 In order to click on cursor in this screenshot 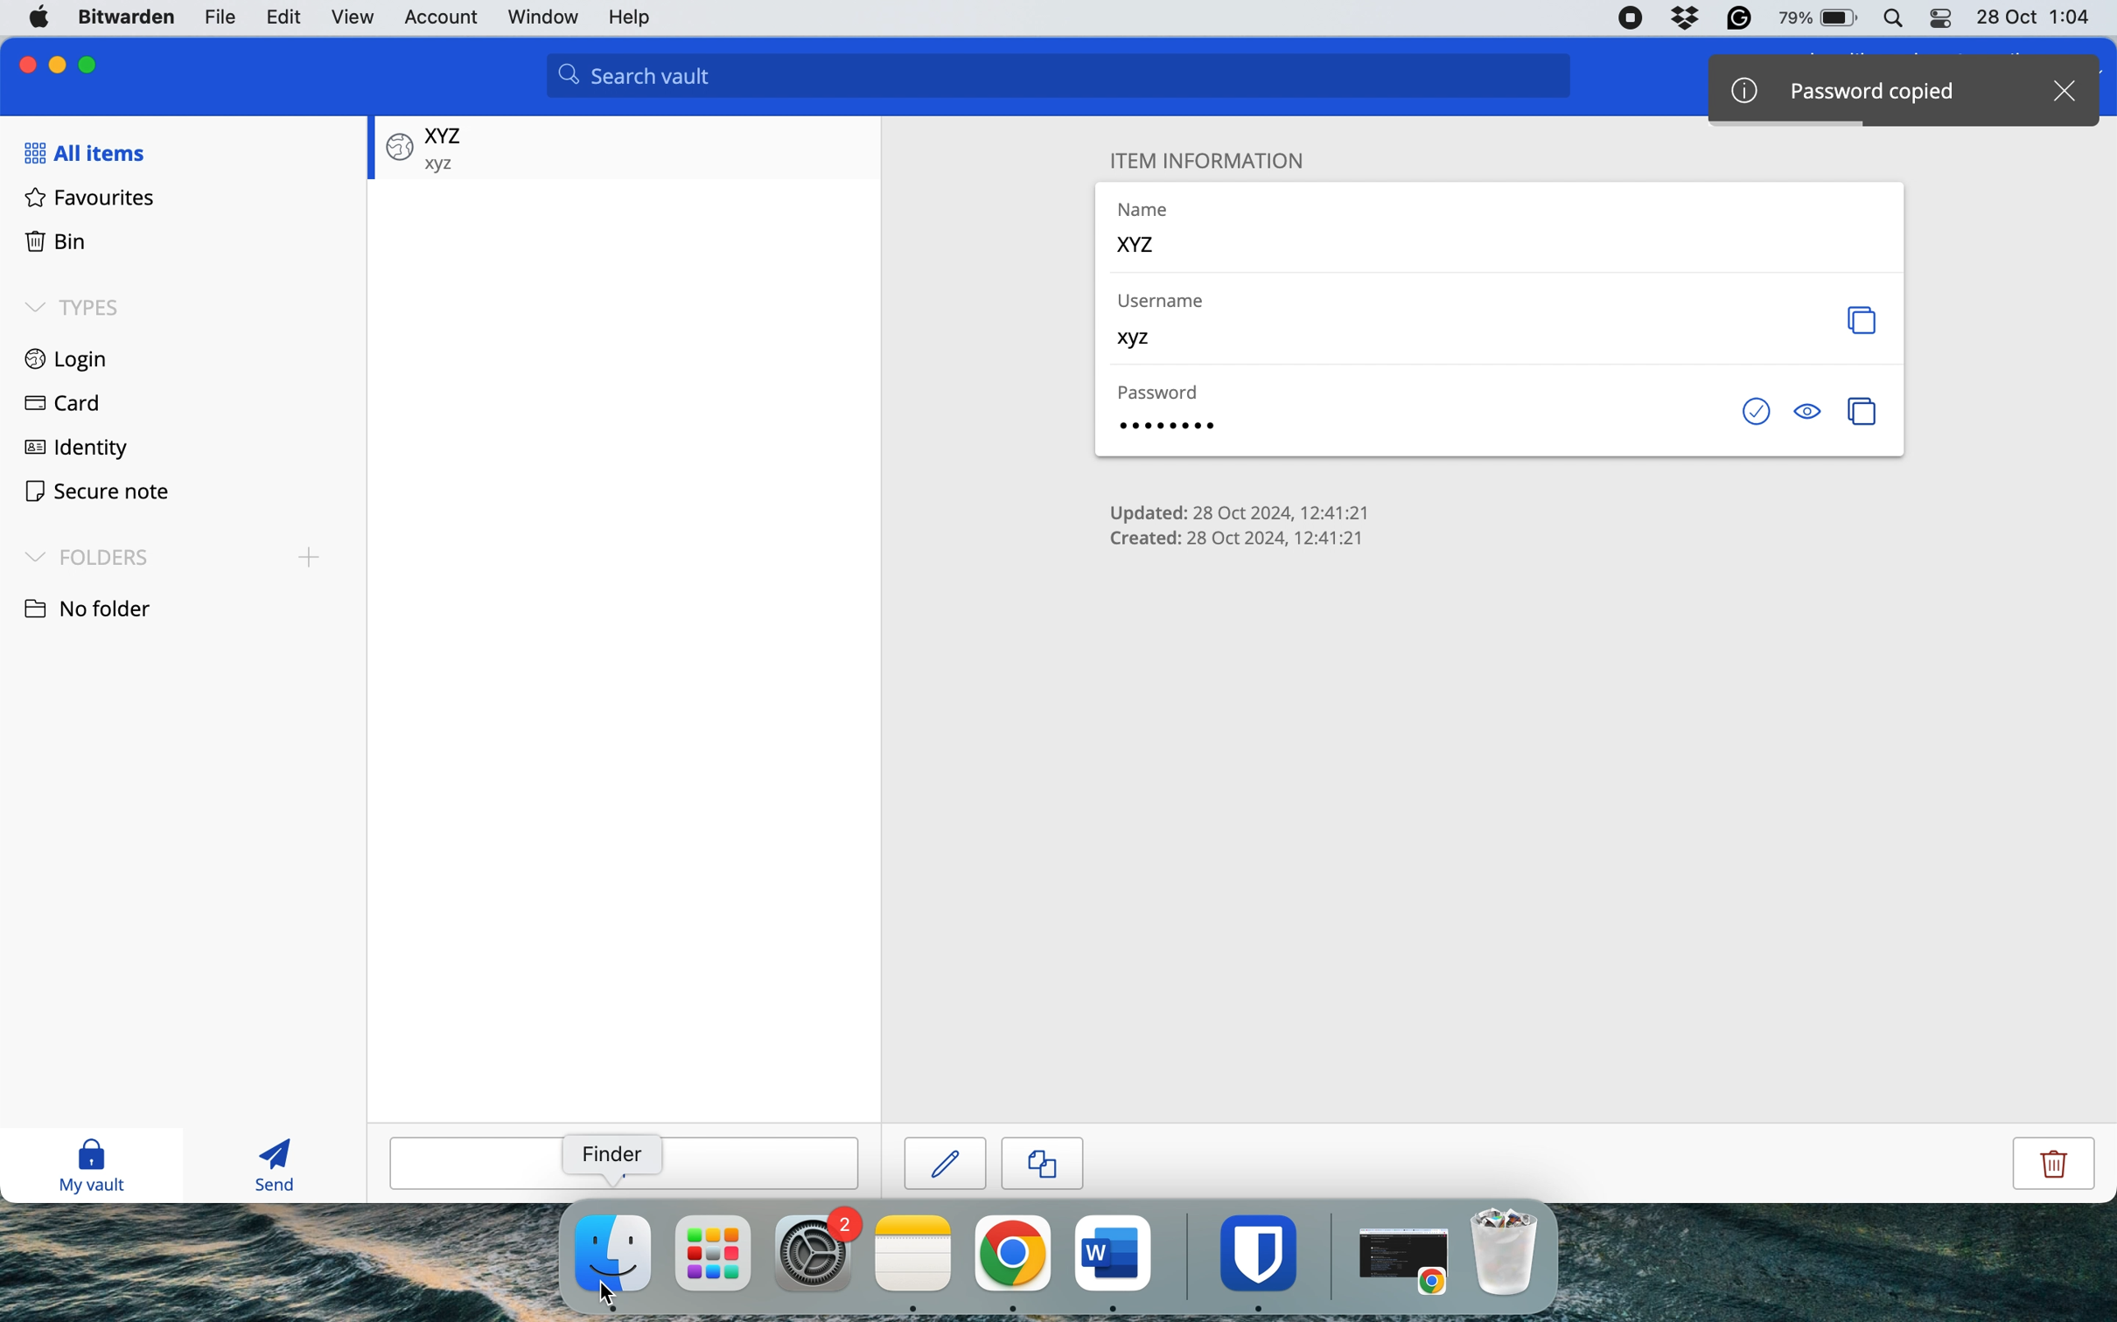, I will do `click(616, 1291)`.